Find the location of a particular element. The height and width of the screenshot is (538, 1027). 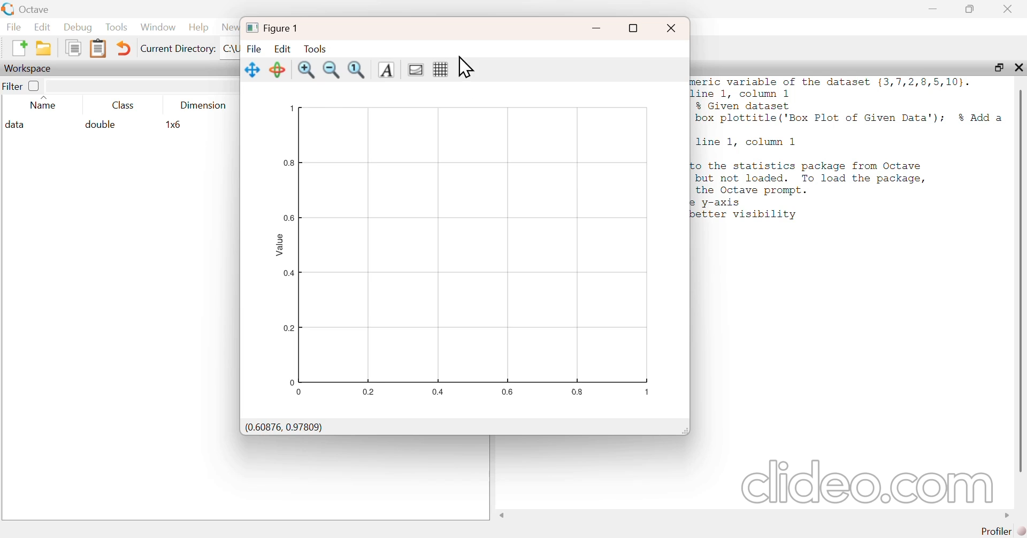

reset view is located at coordinates (277, 68).